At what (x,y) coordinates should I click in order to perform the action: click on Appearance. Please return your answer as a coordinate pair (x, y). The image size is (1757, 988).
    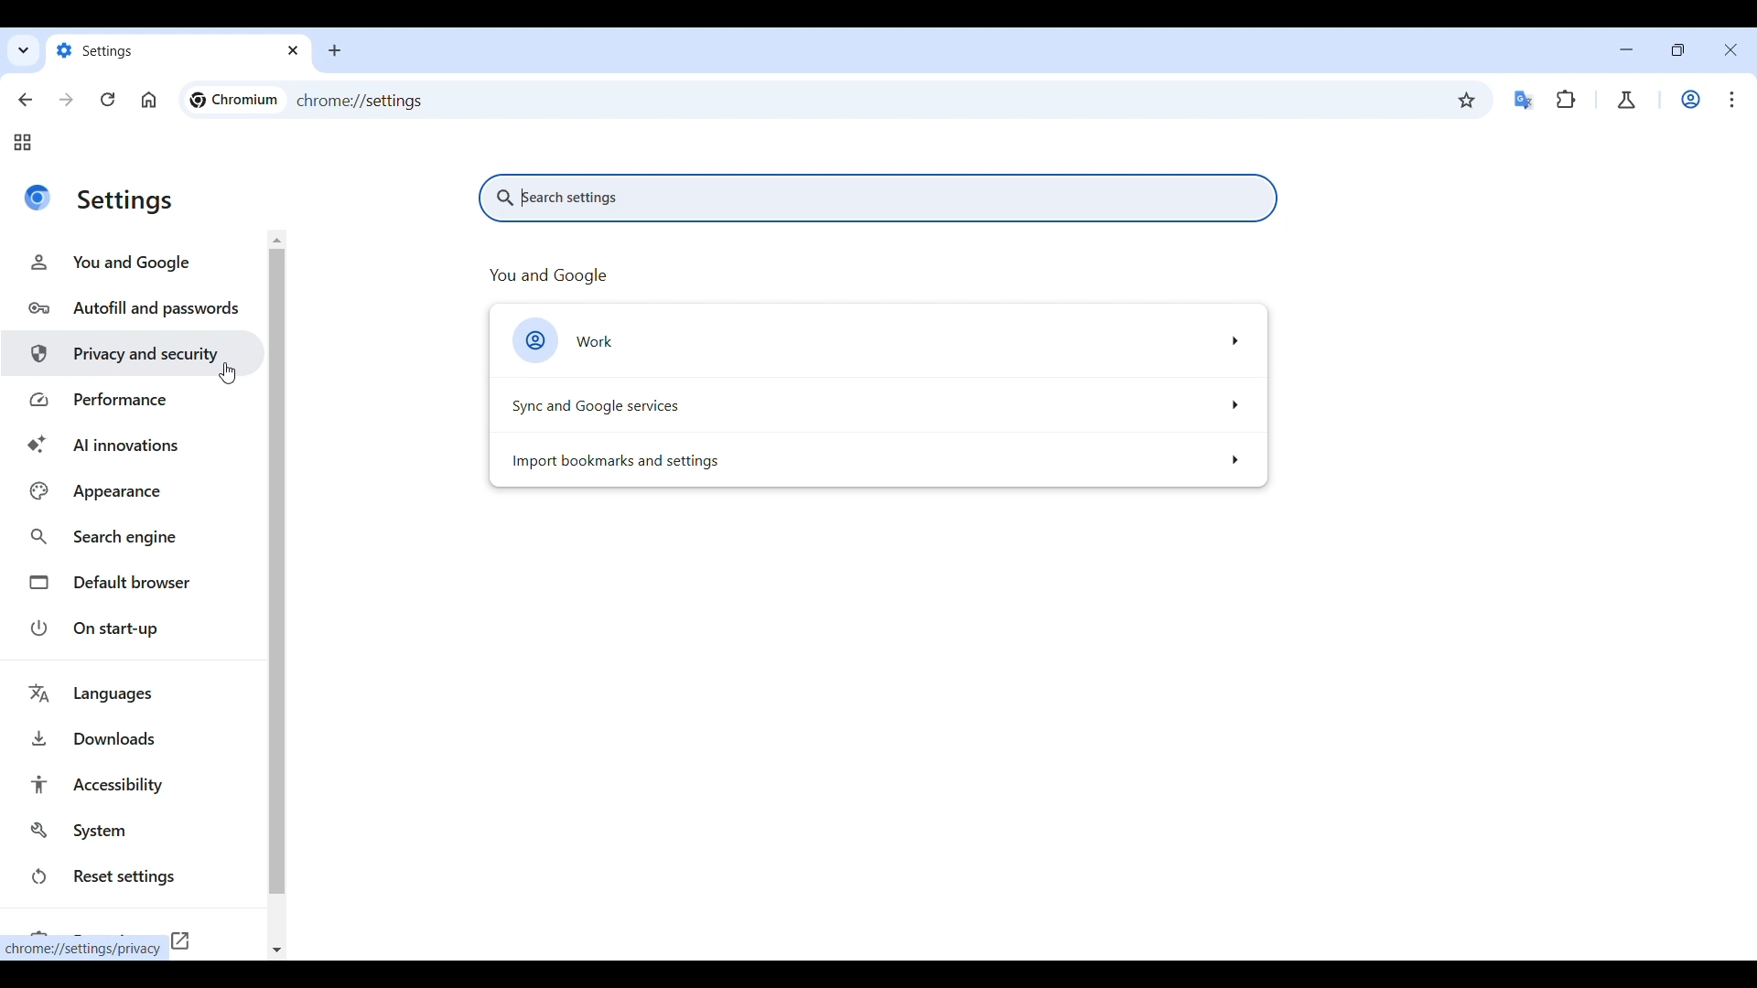
    Looking at the image, I should click on (134, 490).